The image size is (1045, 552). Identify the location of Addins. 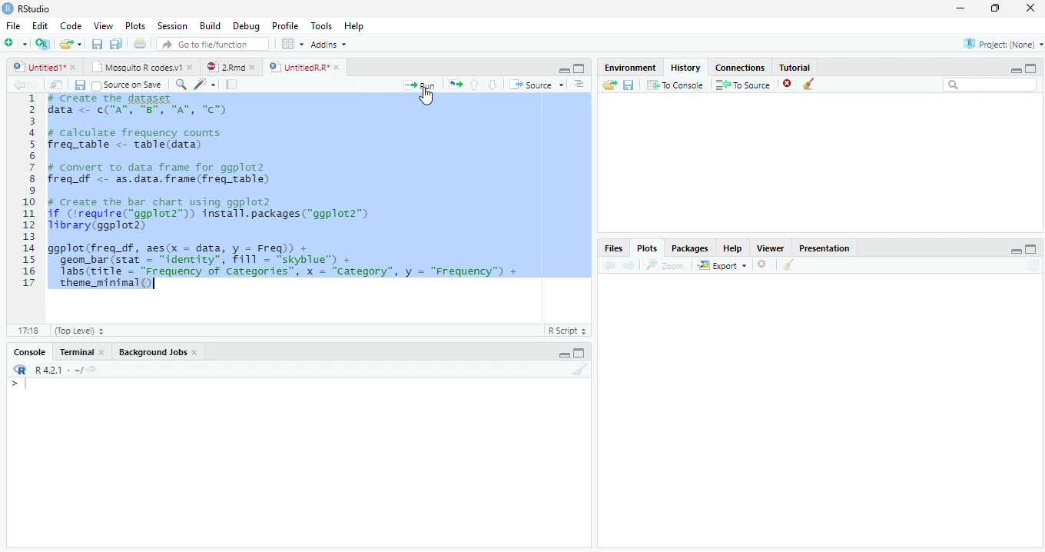
(330, 45).